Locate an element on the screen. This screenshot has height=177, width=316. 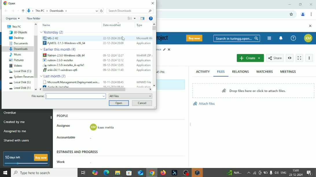
move up is located at coordinates (36, 24).